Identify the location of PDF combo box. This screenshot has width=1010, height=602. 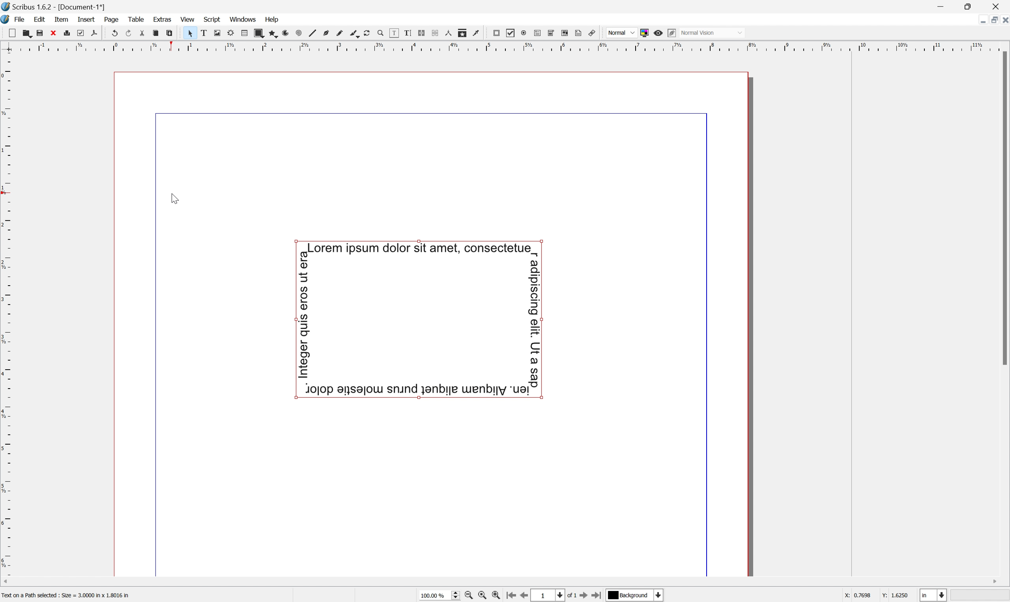
(550, 32).